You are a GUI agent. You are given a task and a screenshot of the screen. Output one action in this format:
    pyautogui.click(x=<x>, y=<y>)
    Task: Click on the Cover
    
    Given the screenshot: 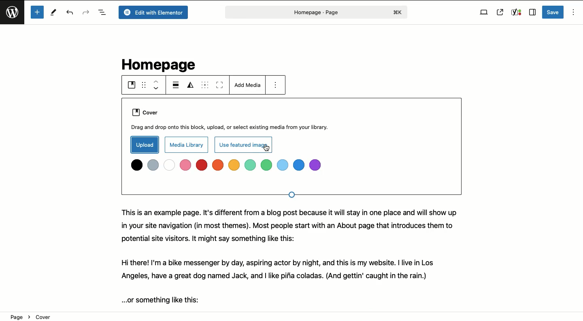 What is the action you would take?
    pyautogui.click(x=144, y=112)
    